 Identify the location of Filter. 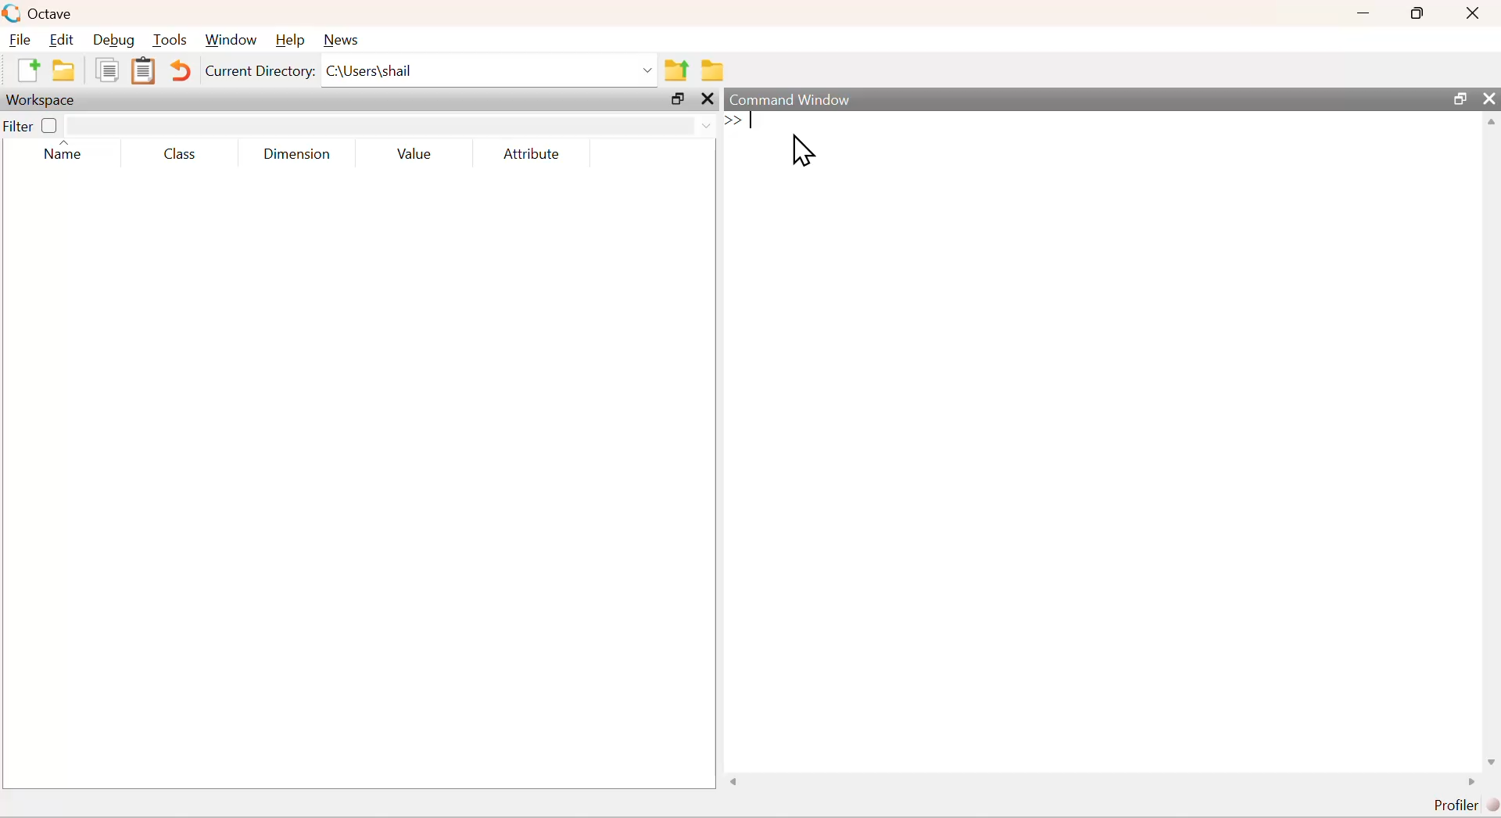
(18, 126).